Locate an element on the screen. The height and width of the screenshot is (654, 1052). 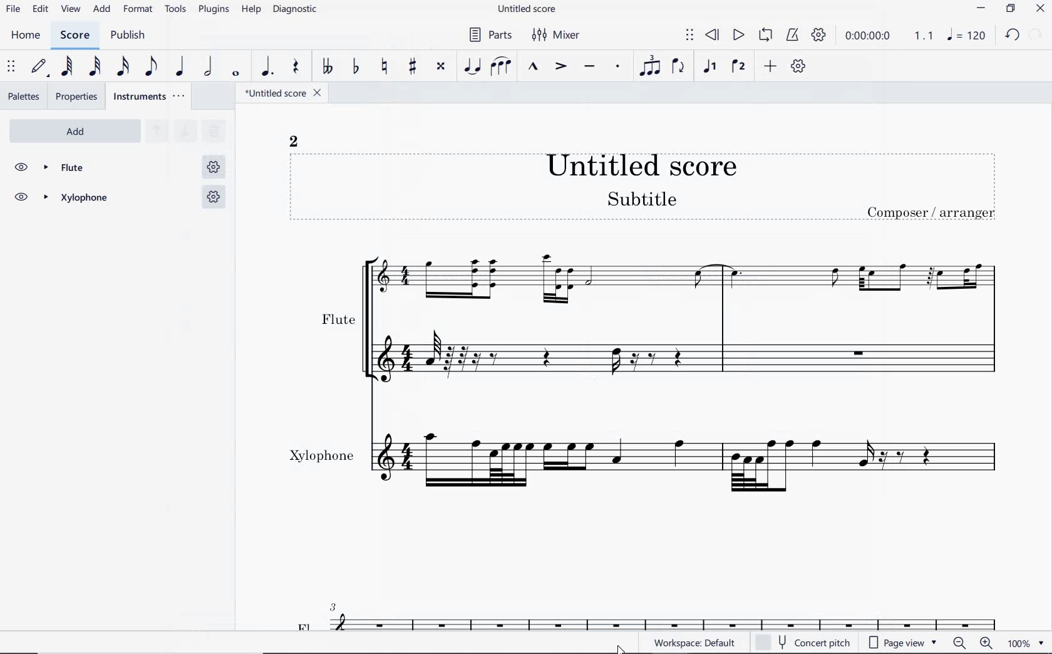
HOME is located at coordinates (26, 36).